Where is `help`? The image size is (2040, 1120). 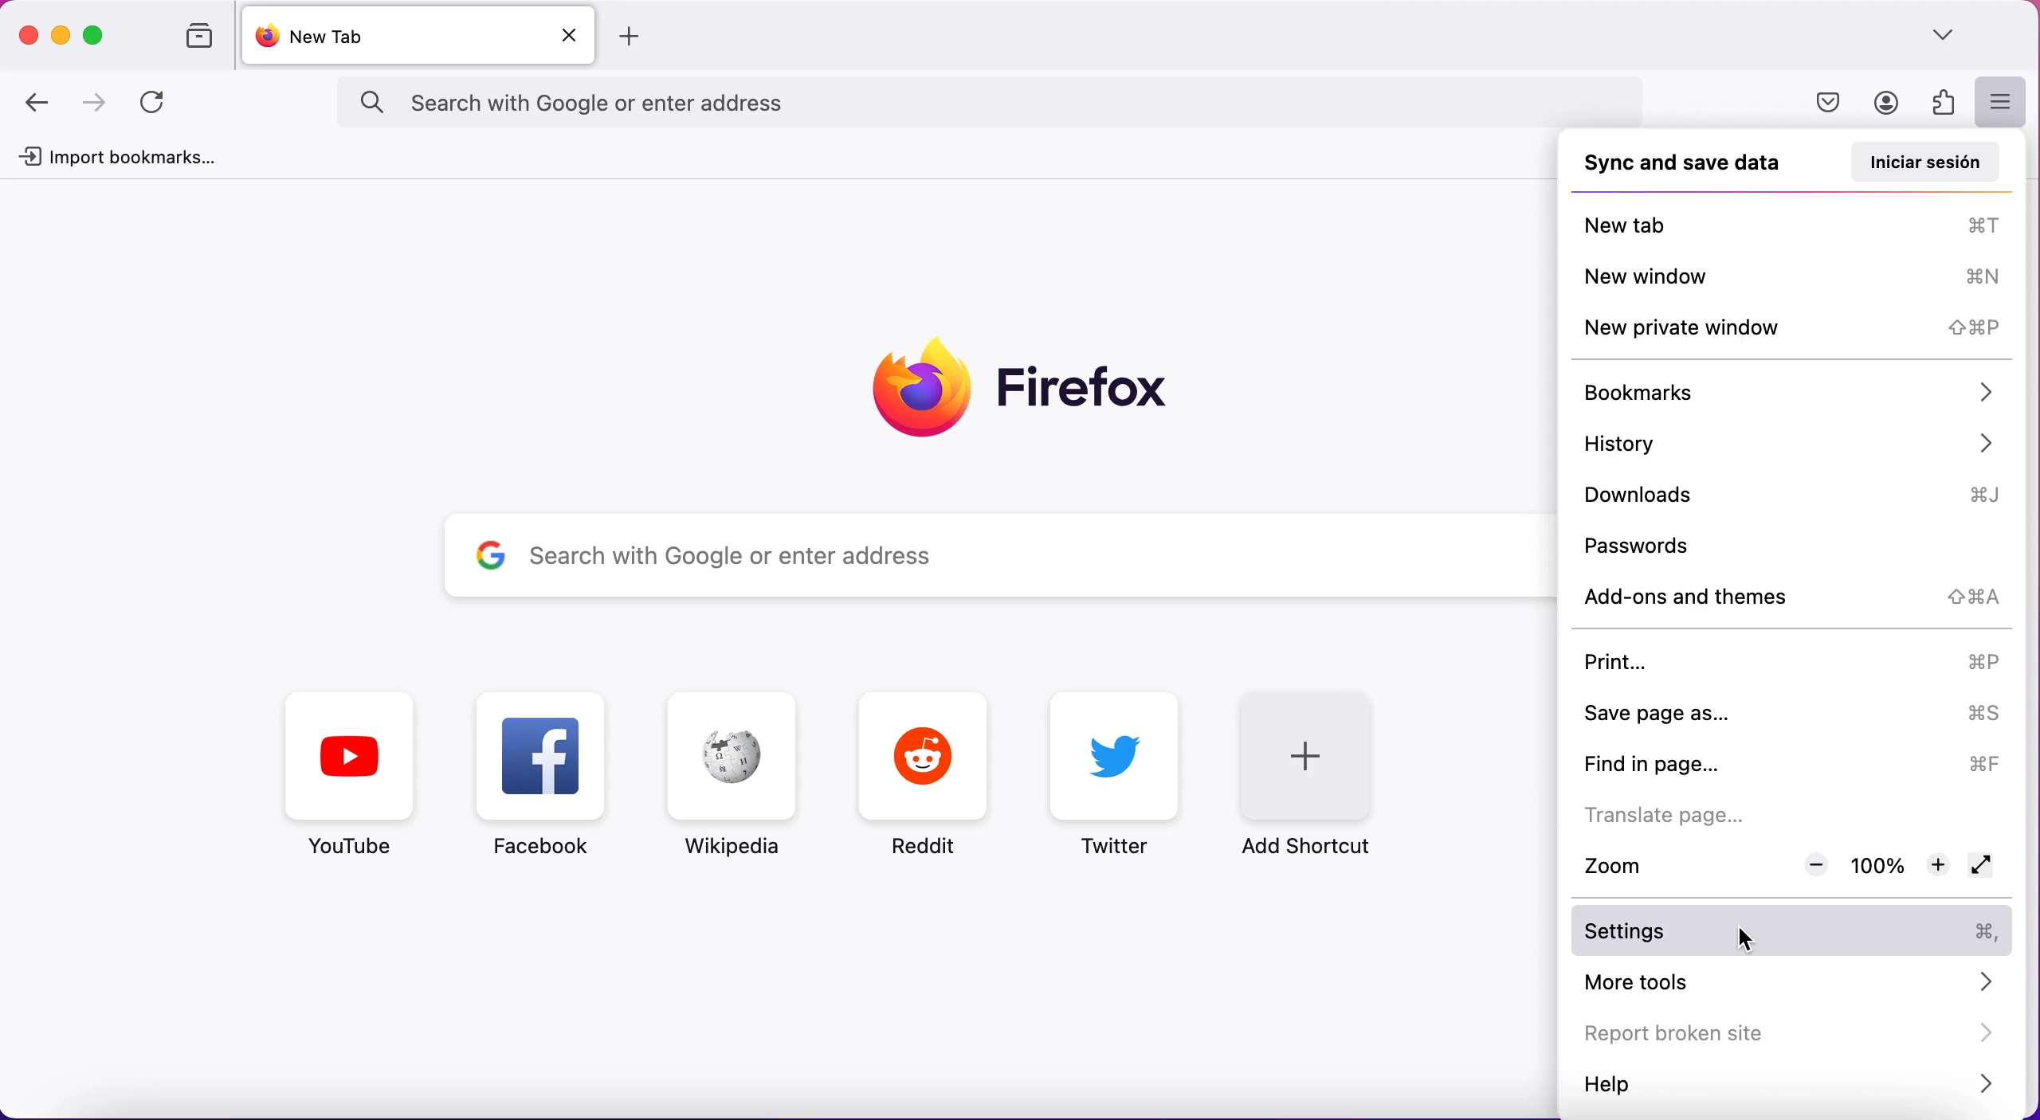 help is located at coordinates (1790, 1085).